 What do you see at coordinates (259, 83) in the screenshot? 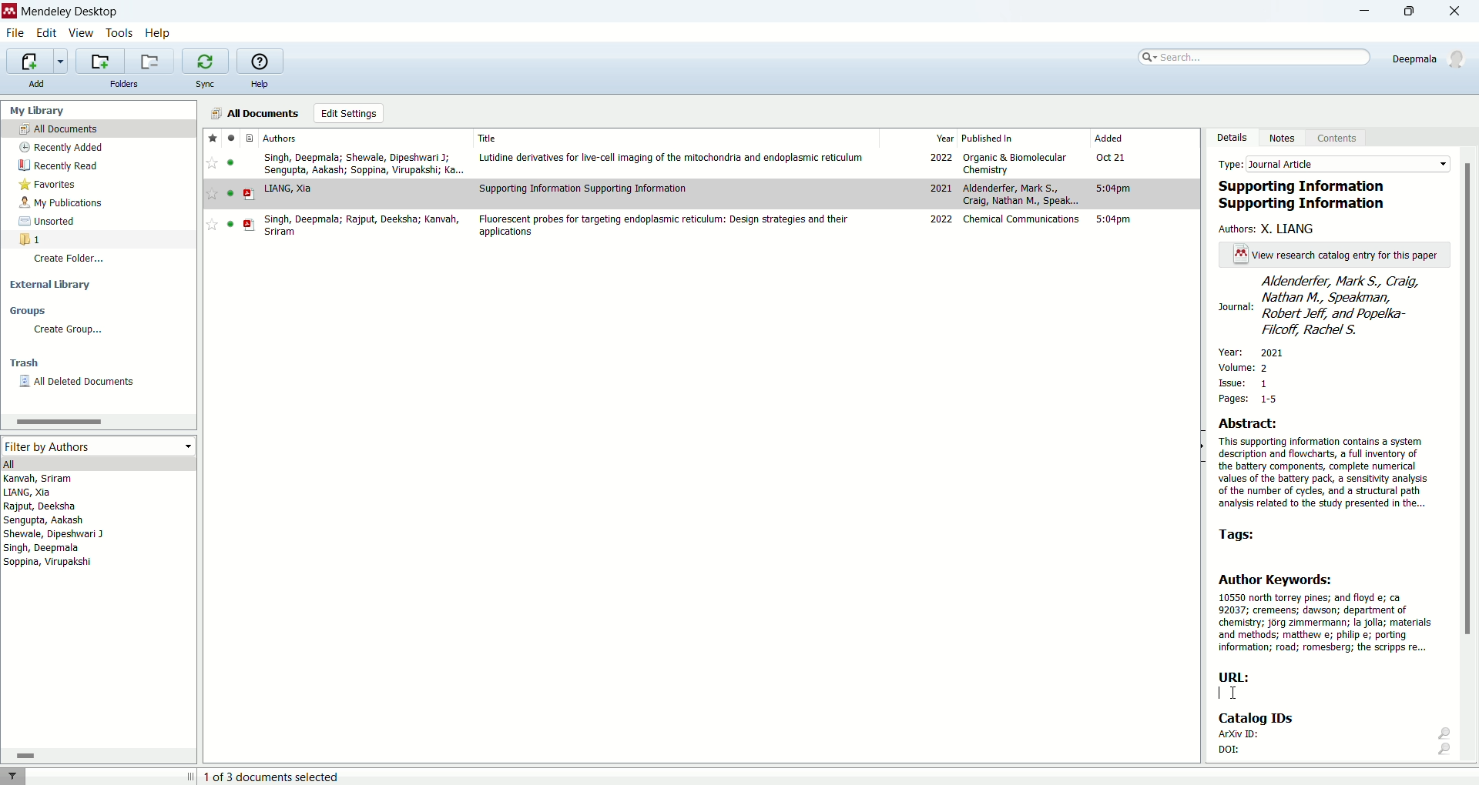
I see `help` at bounding box center [259, 83].